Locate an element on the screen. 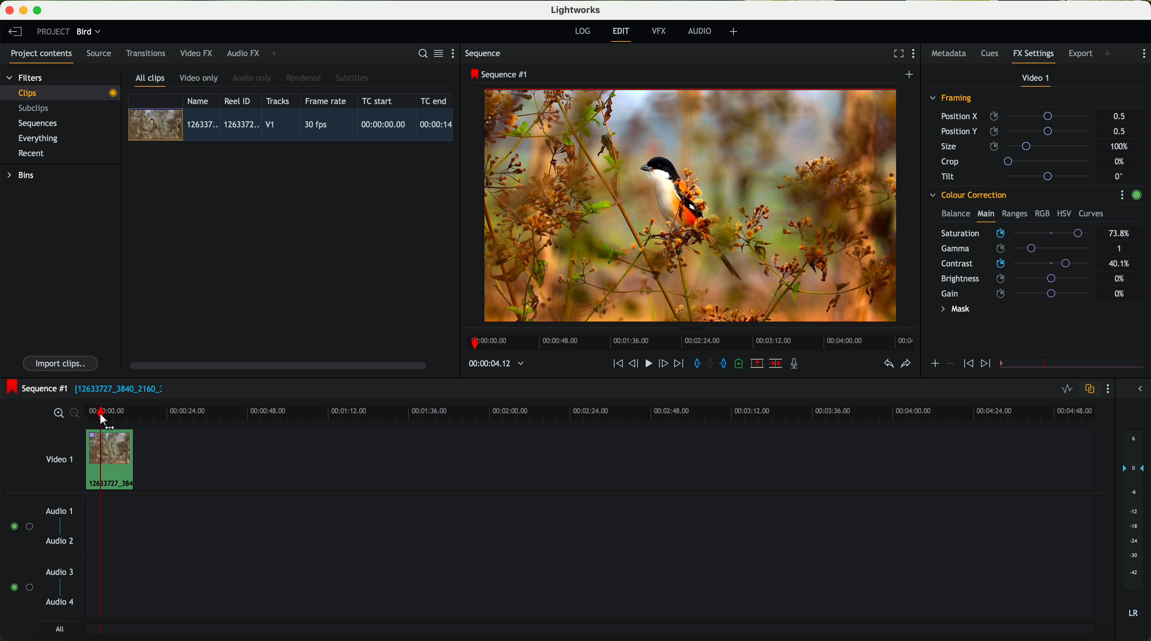  100% is located at coordinates (1122, 147).